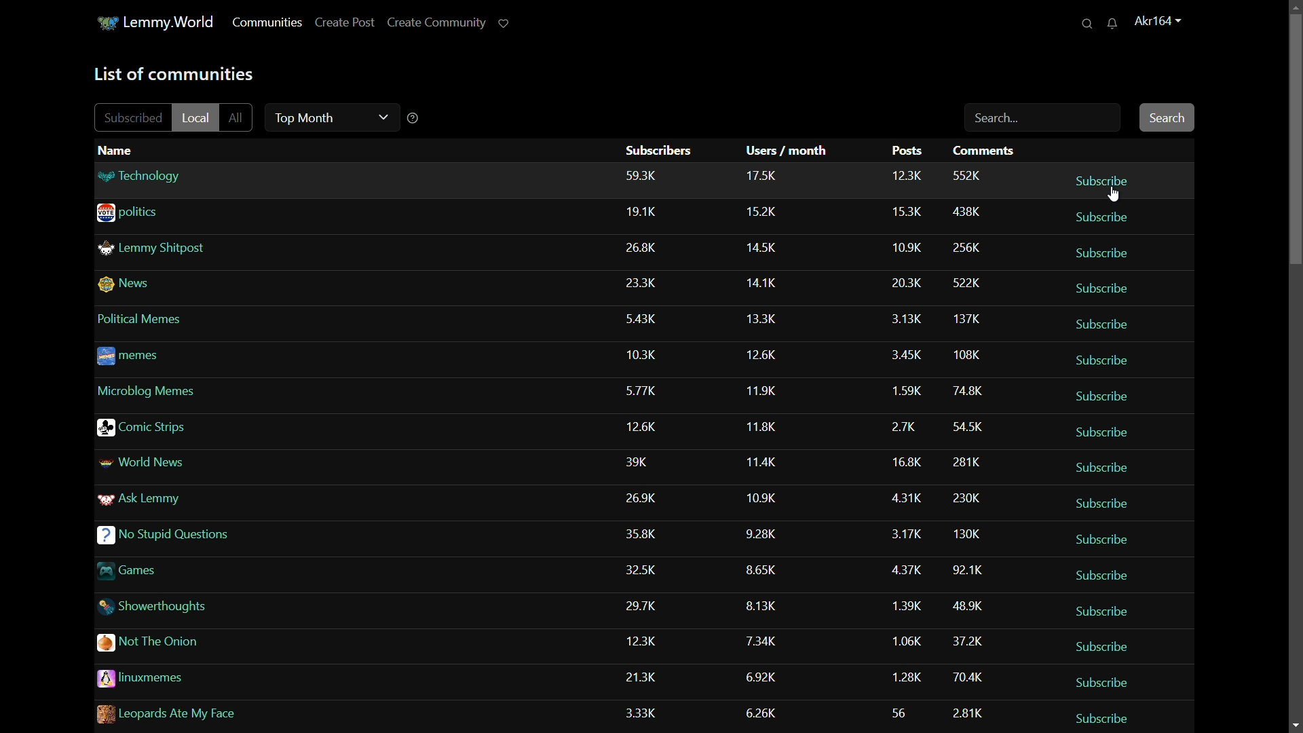 This screenshot has width=1303, height=733. I want to click on user per month, so click(763, 574).